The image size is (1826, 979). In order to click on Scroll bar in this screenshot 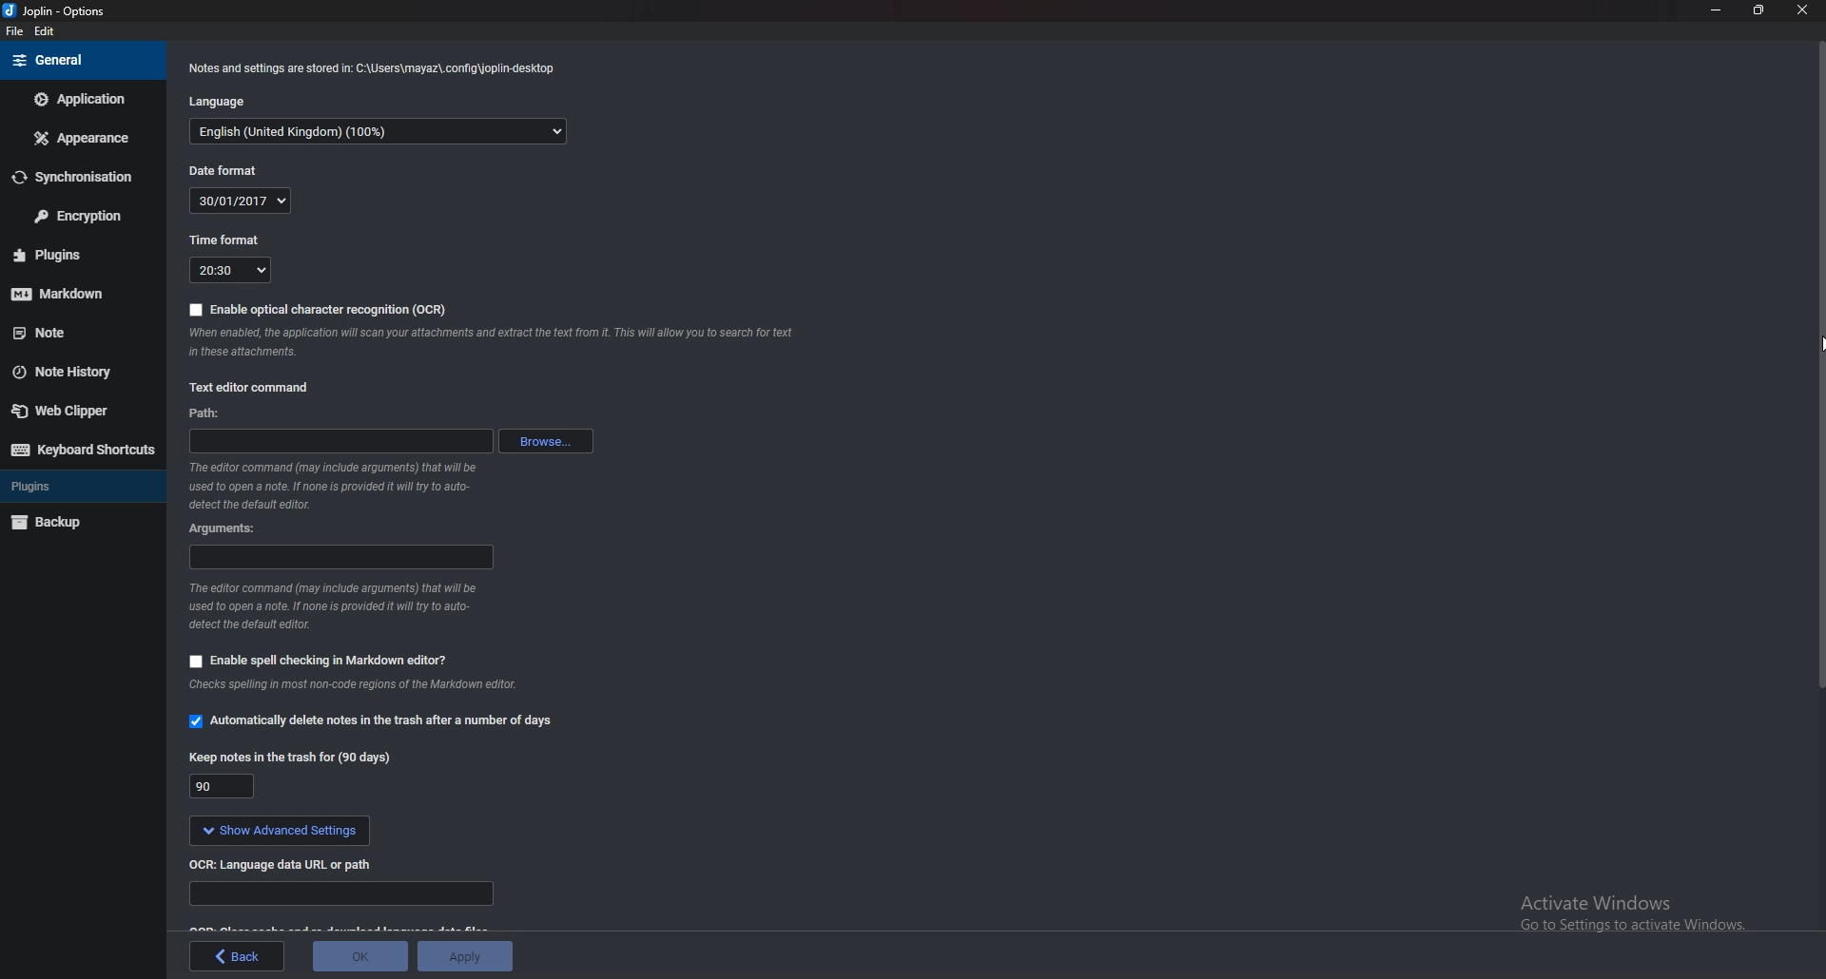, I will do `click(1816, 366)`.